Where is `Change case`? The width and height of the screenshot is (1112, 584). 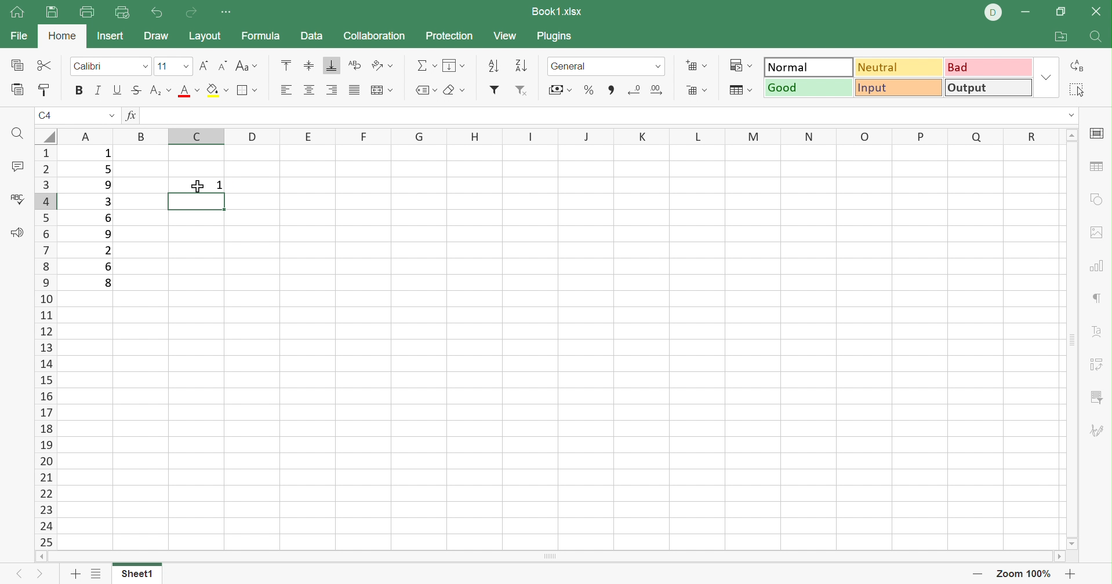
Change case is located at coordinates (249, 65).